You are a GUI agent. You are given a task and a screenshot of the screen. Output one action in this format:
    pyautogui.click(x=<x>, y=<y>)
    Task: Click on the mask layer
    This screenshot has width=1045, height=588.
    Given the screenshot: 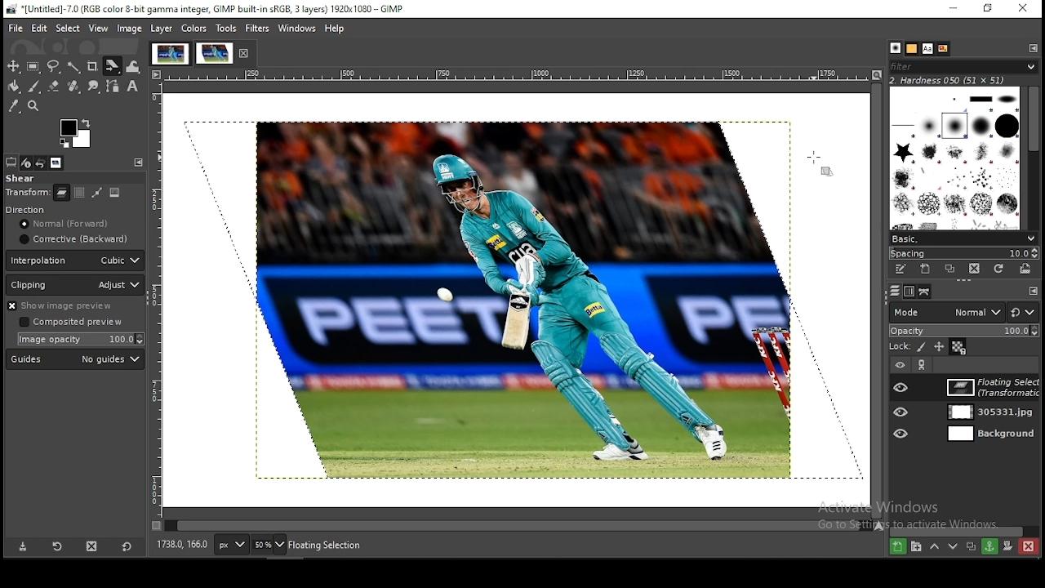 What is the action you would take?
    pyautogui.click(x=1007, y=546)
    